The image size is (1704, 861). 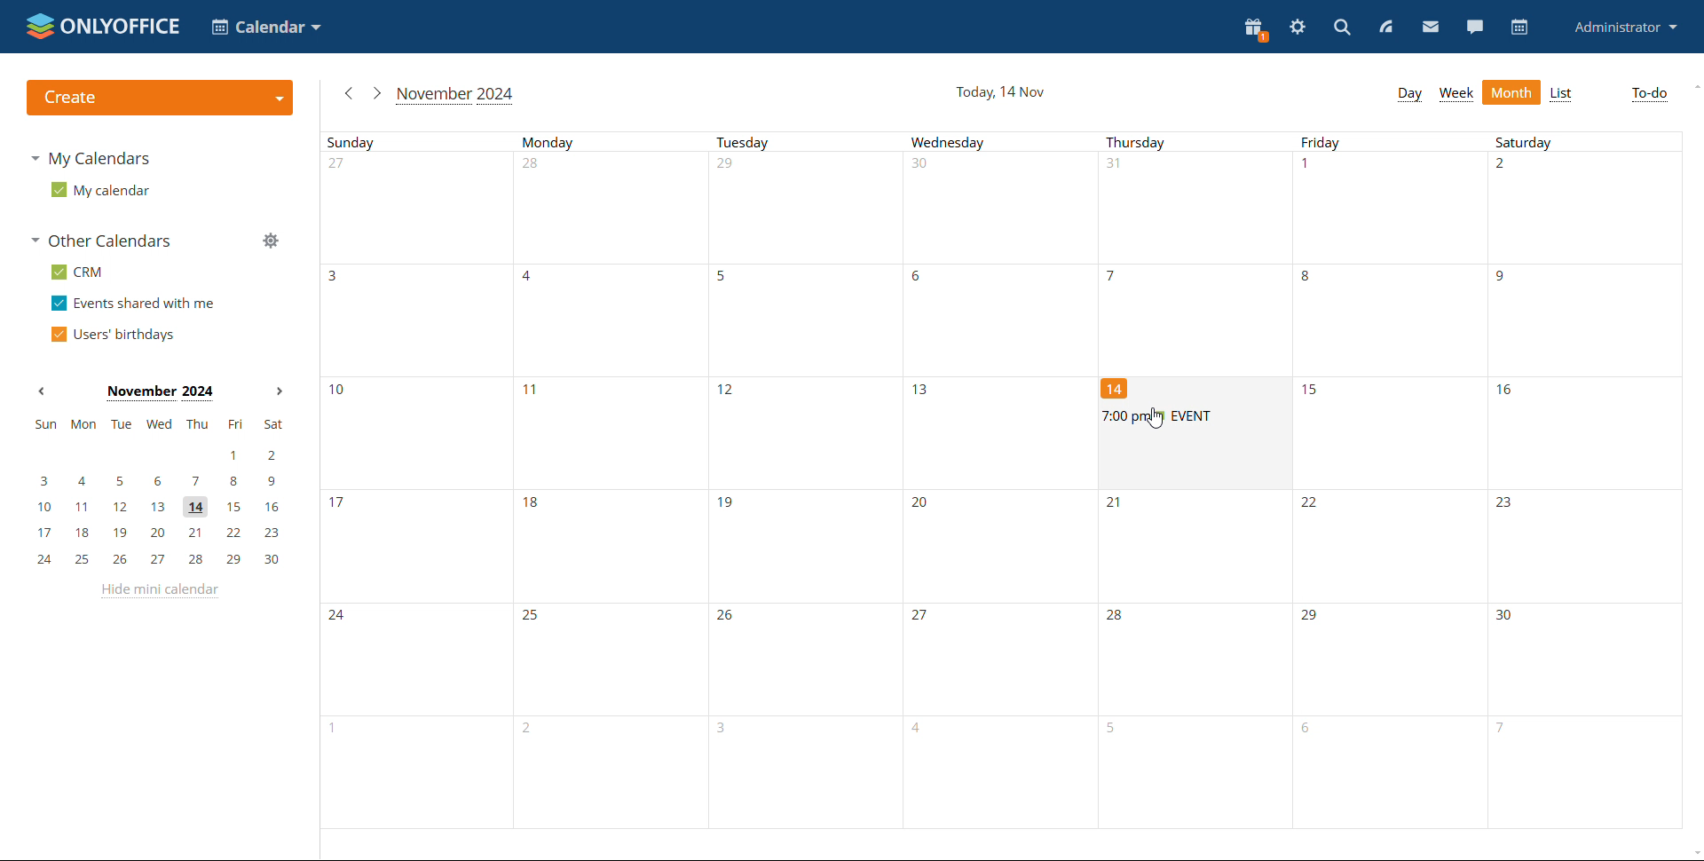 I want to click on present, so click(x=1254, y=29).